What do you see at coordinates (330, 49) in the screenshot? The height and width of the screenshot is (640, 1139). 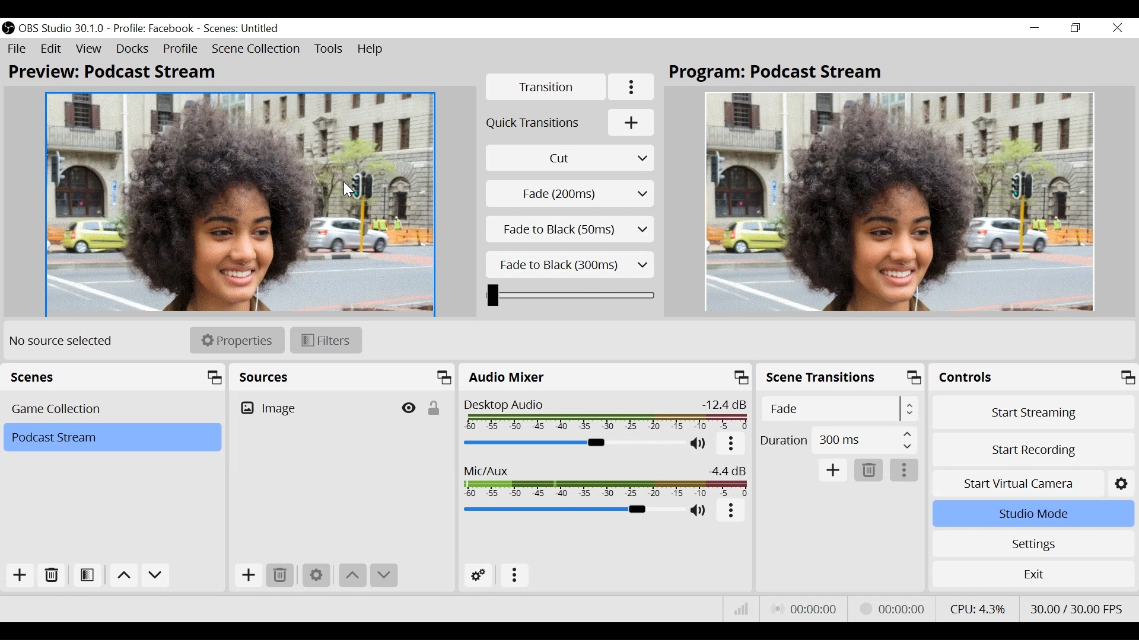 I see `Tools` at bounding box center [330, 49].